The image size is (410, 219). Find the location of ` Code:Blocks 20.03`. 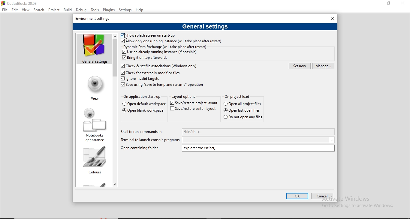

 Code:Blocks 20.03 is located at coordinates (22, 3).